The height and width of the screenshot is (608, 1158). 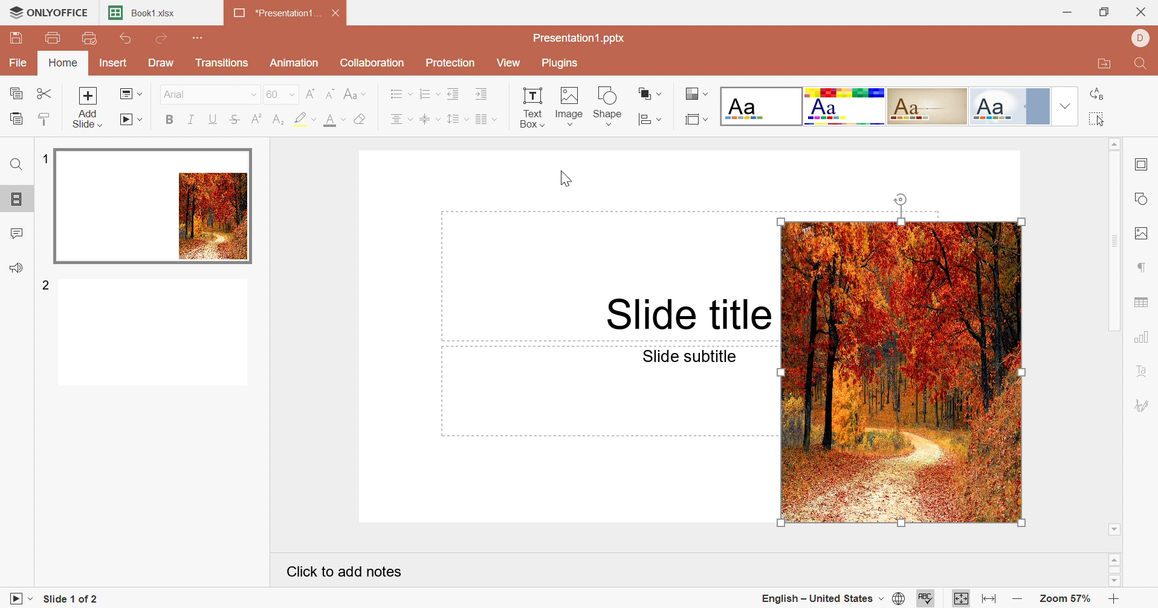 I want to click on Image, so click(x=569, y=105).